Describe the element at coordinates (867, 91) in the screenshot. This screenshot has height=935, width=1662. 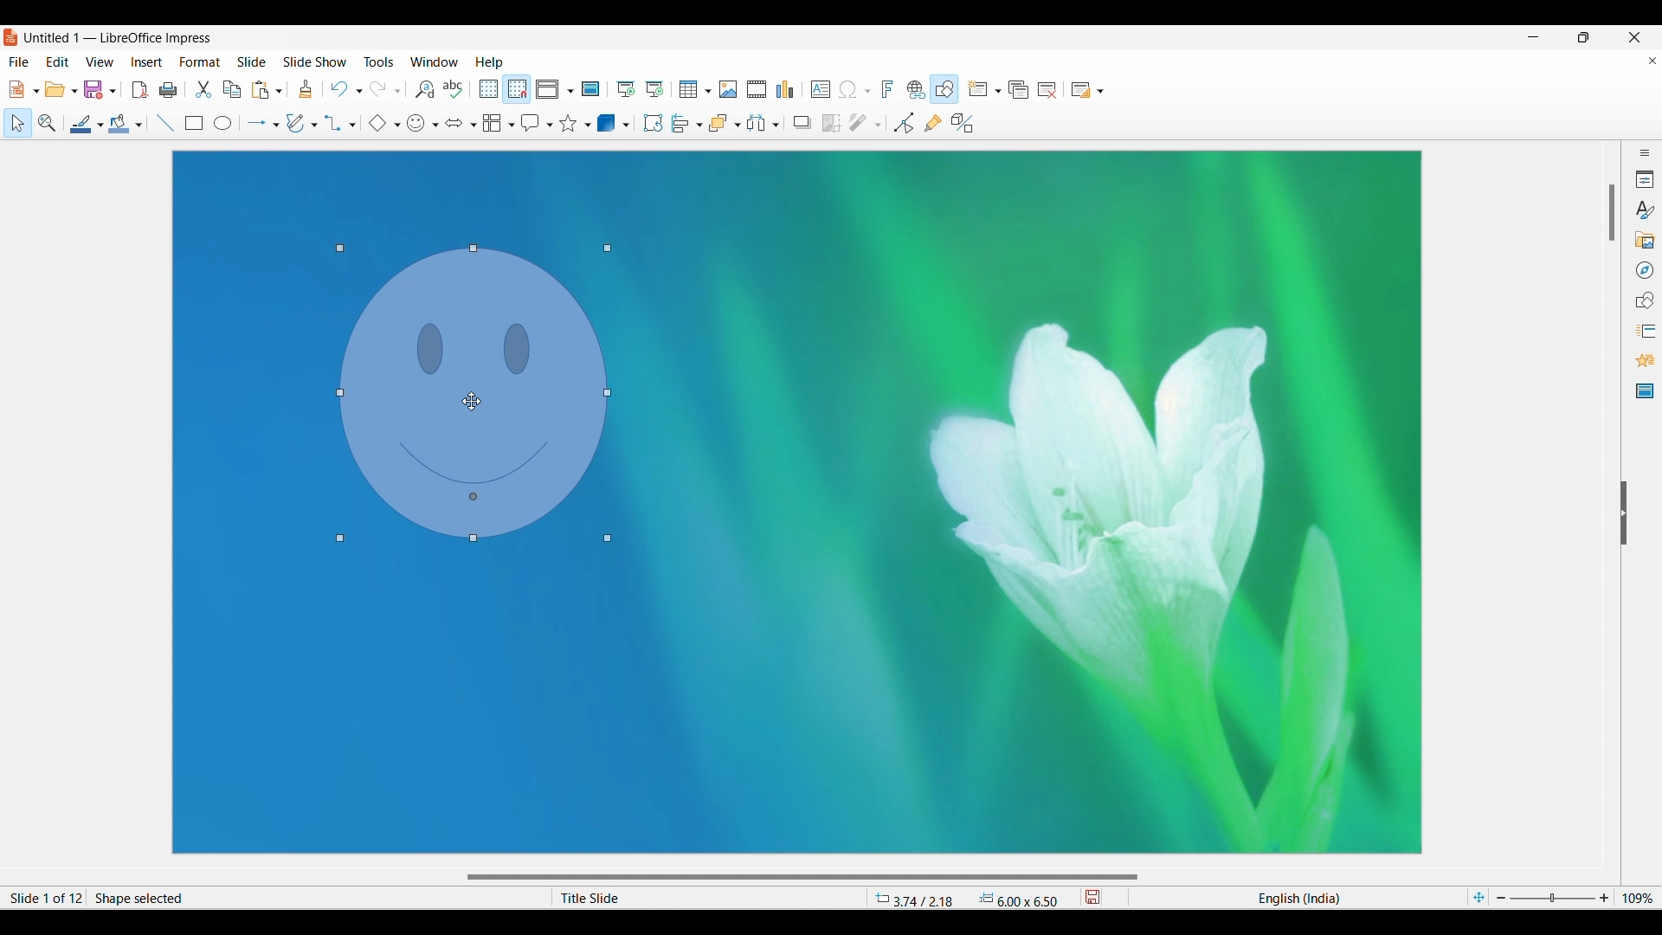
I see `Special character options` at that location.